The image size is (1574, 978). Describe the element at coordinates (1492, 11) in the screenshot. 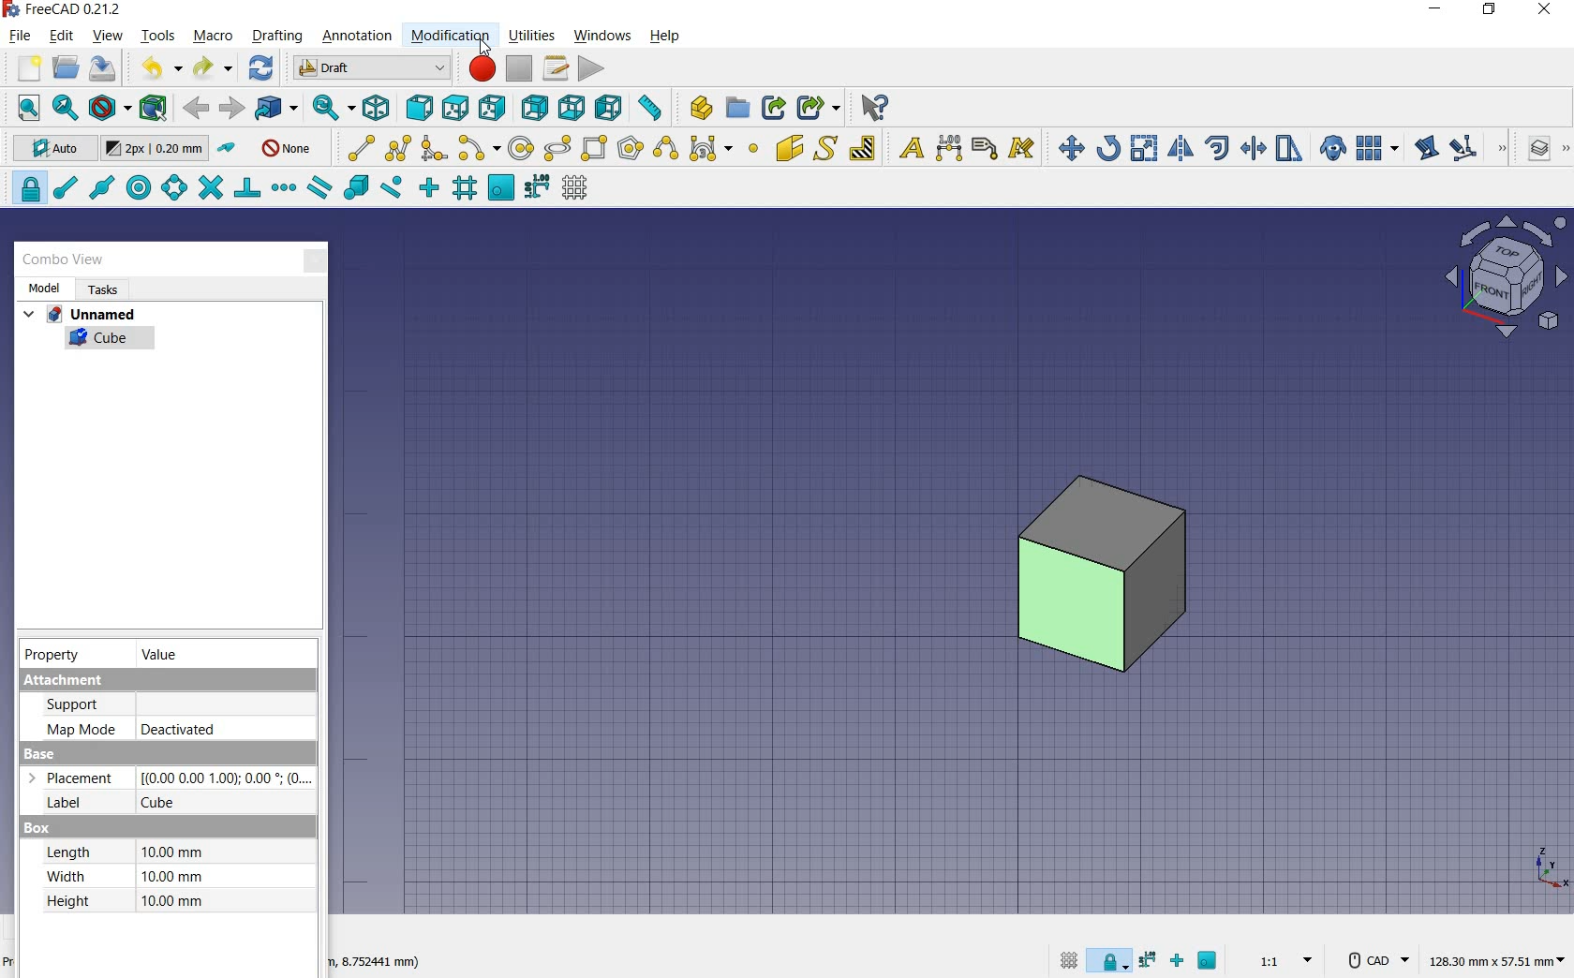

I see `restore down` at that location.